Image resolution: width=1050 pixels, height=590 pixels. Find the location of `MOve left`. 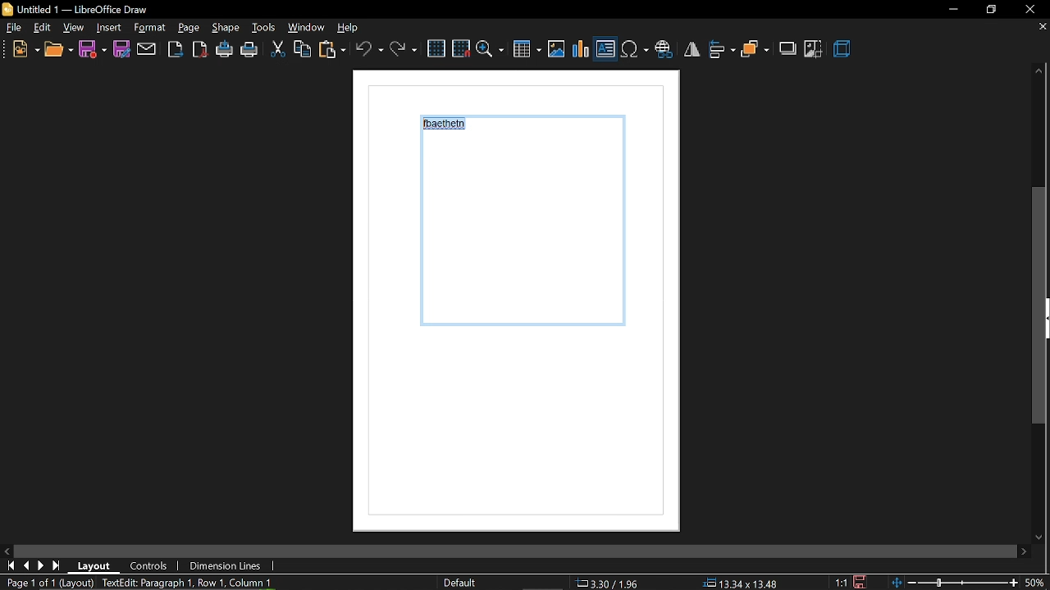

MOve left is located at coordinates (7, 550).